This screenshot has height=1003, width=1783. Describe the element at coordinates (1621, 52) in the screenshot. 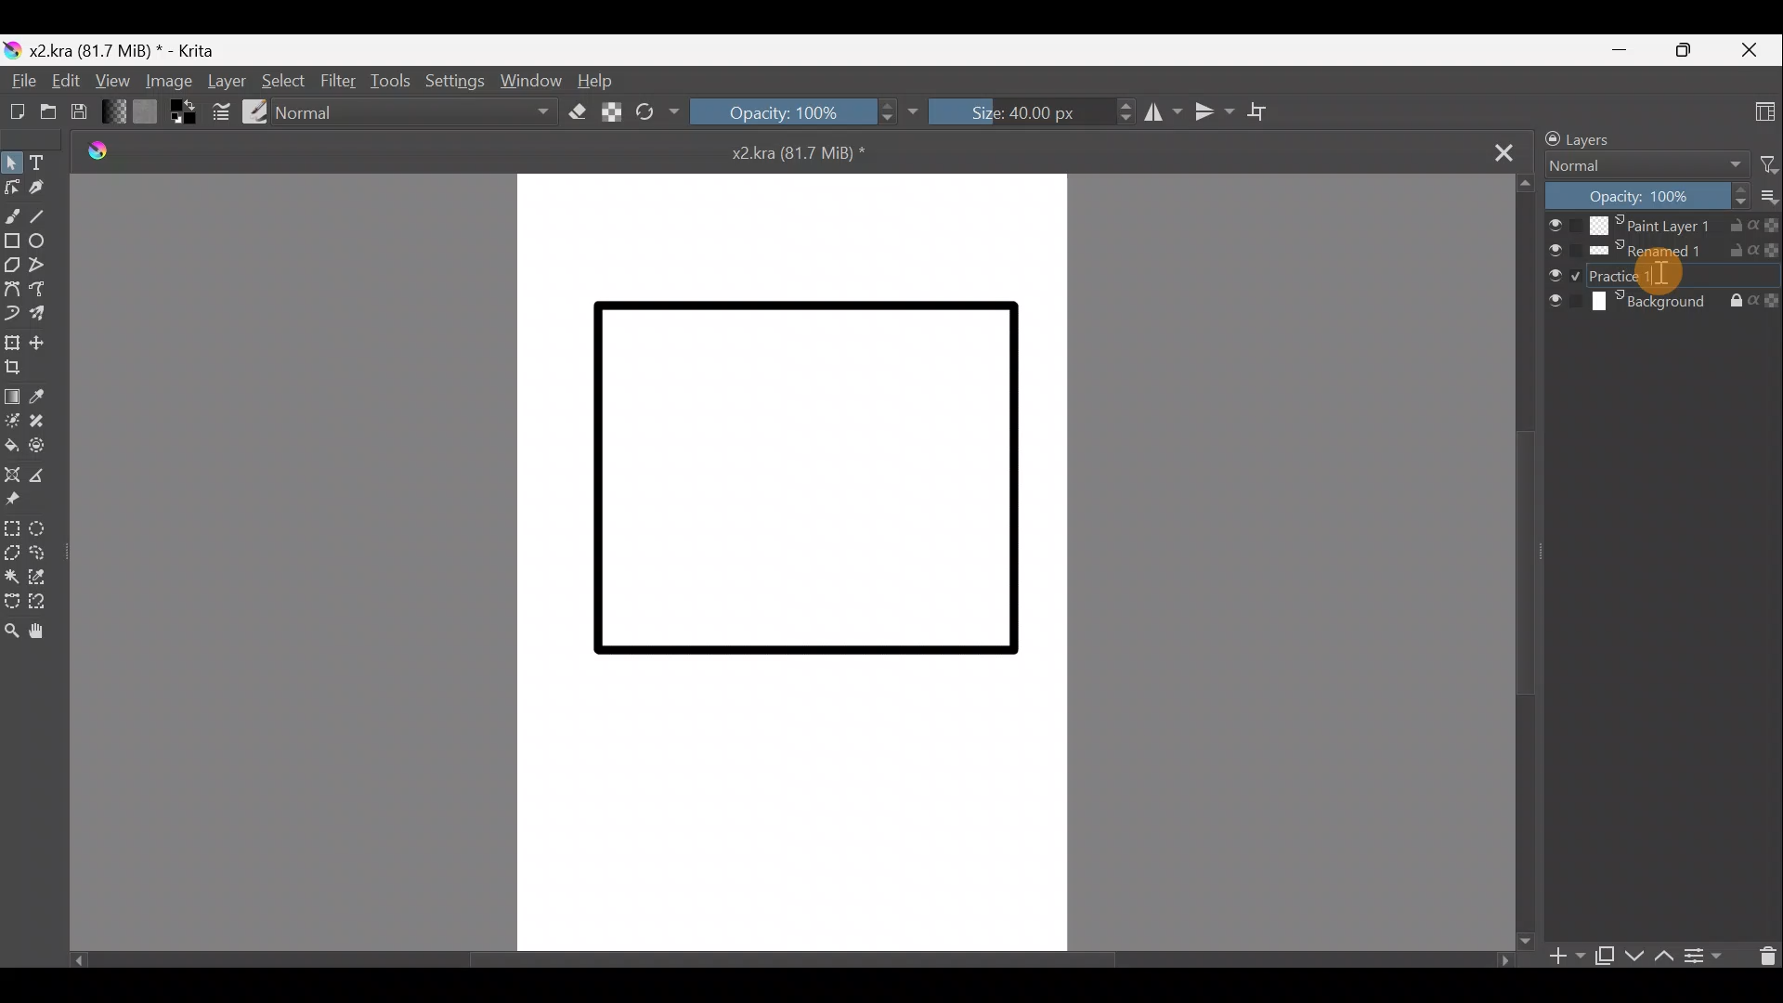

I see `Minimize` at that location.